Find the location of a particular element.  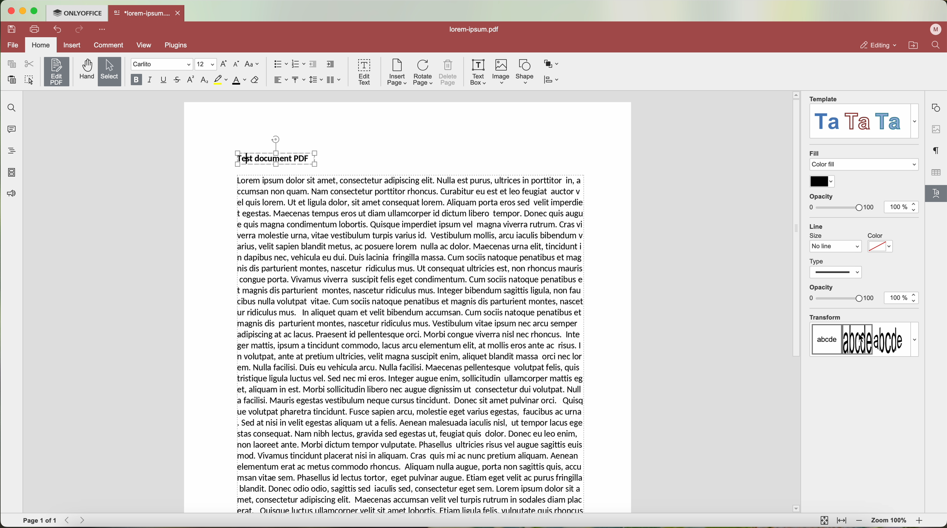

zoom out is located at coordinates (860, 521).